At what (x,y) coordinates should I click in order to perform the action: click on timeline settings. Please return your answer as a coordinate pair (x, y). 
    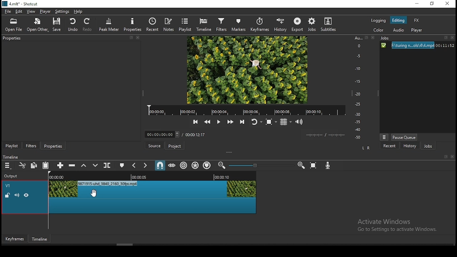
    Looking at the image, I should click on (8, 165).